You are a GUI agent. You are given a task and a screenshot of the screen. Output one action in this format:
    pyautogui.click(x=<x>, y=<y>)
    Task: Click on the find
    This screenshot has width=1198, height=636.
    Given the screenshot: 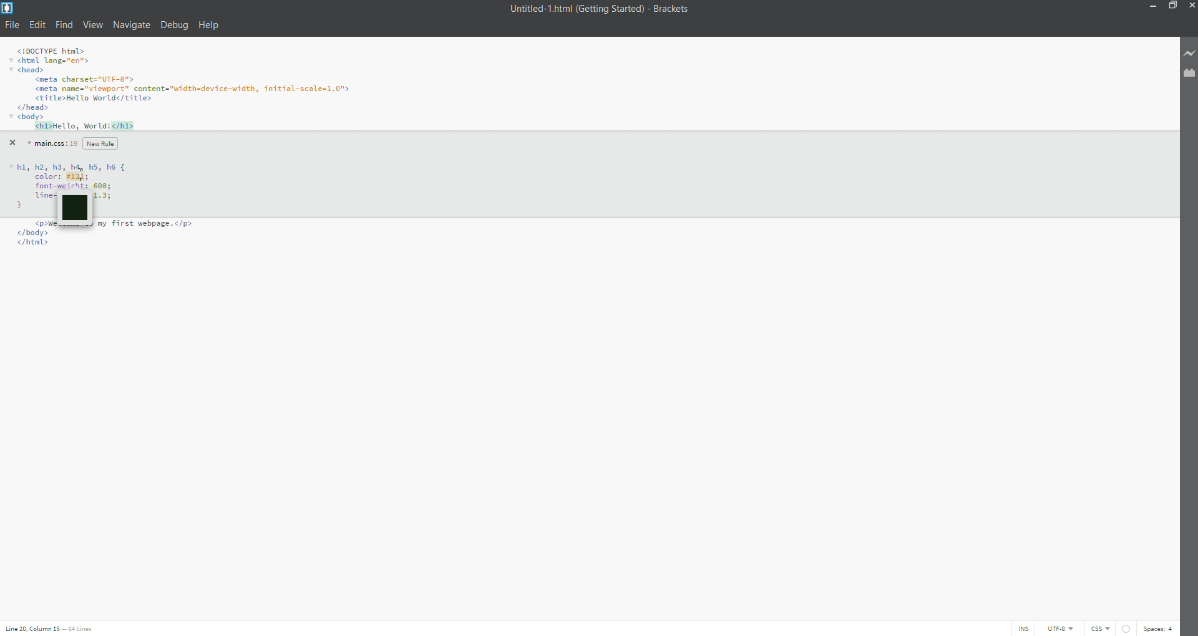 What is the action you would take?
    pyautogui.click(x=64, y=25)
    